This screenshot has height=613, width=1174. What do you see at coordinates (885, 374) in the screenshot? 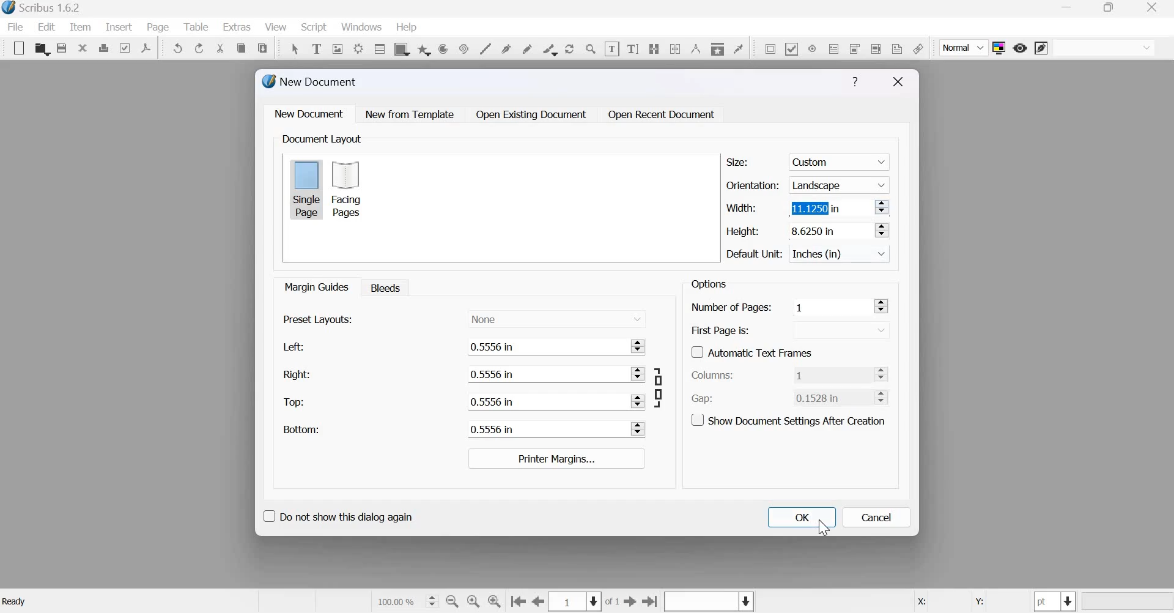
I see `Increase and Decrease` at bounding box center [885, 374].